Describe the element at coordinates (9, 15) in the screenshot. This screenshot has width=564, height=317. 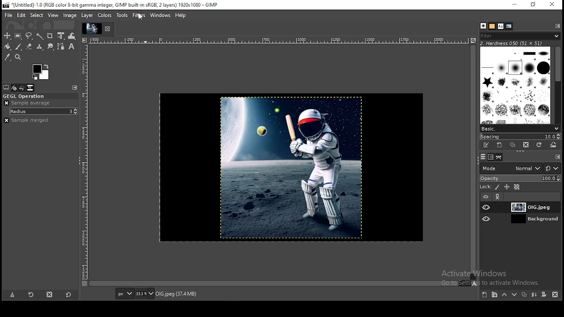
I see `file` at that location.